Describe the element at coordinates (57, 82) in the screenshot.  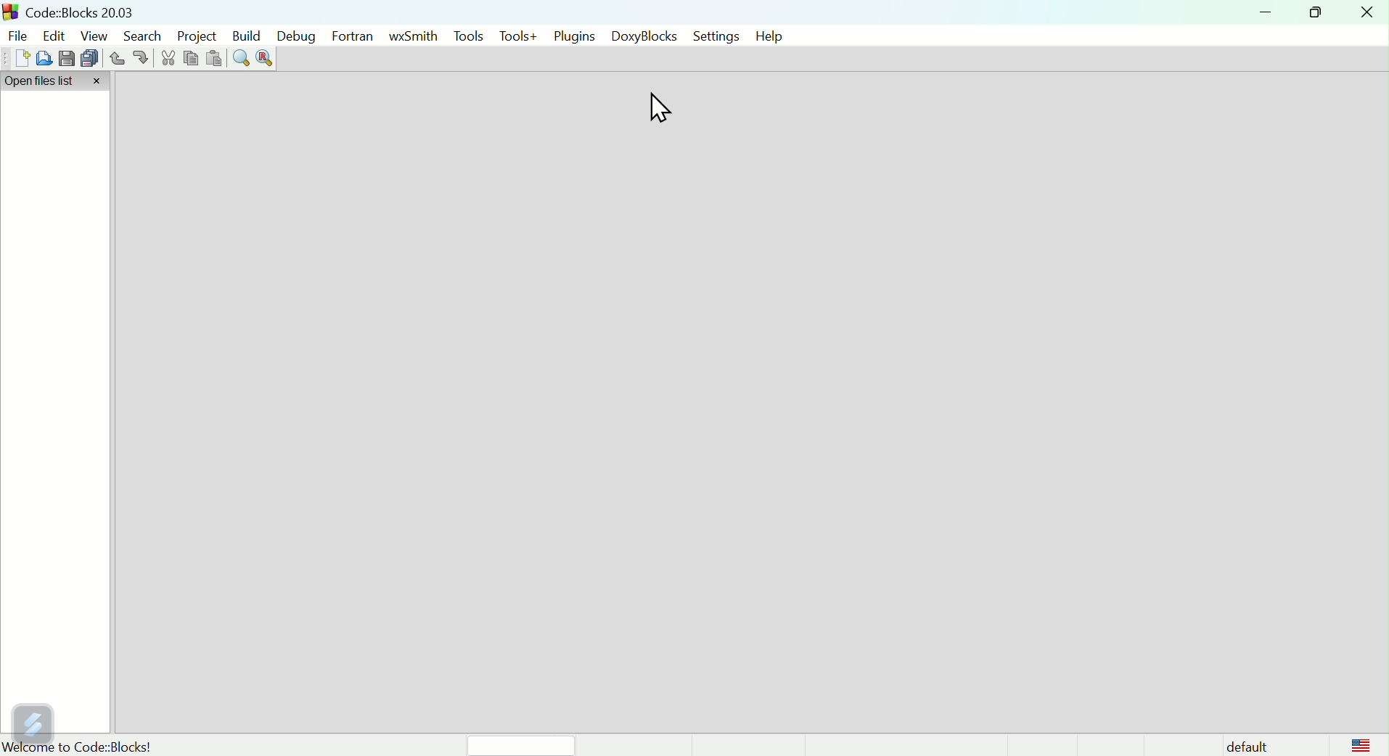
I see `Open file list` at that location.